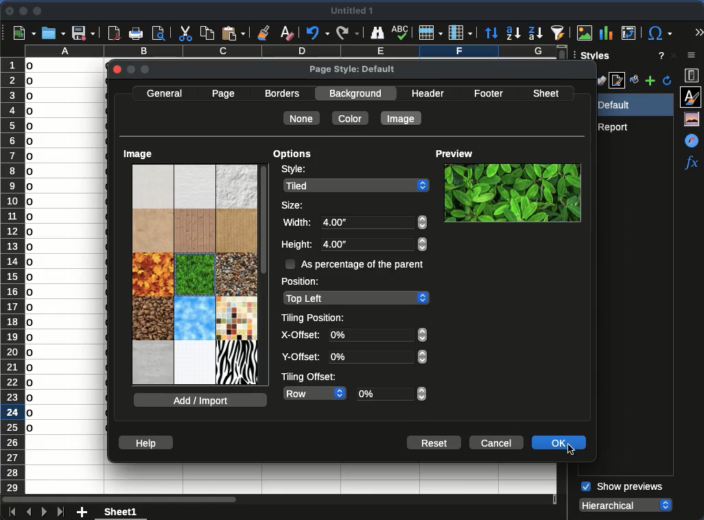  What do you see at coordinates (585, 32) in the screenshot?
I see `image` at bounding box center [585, 32].